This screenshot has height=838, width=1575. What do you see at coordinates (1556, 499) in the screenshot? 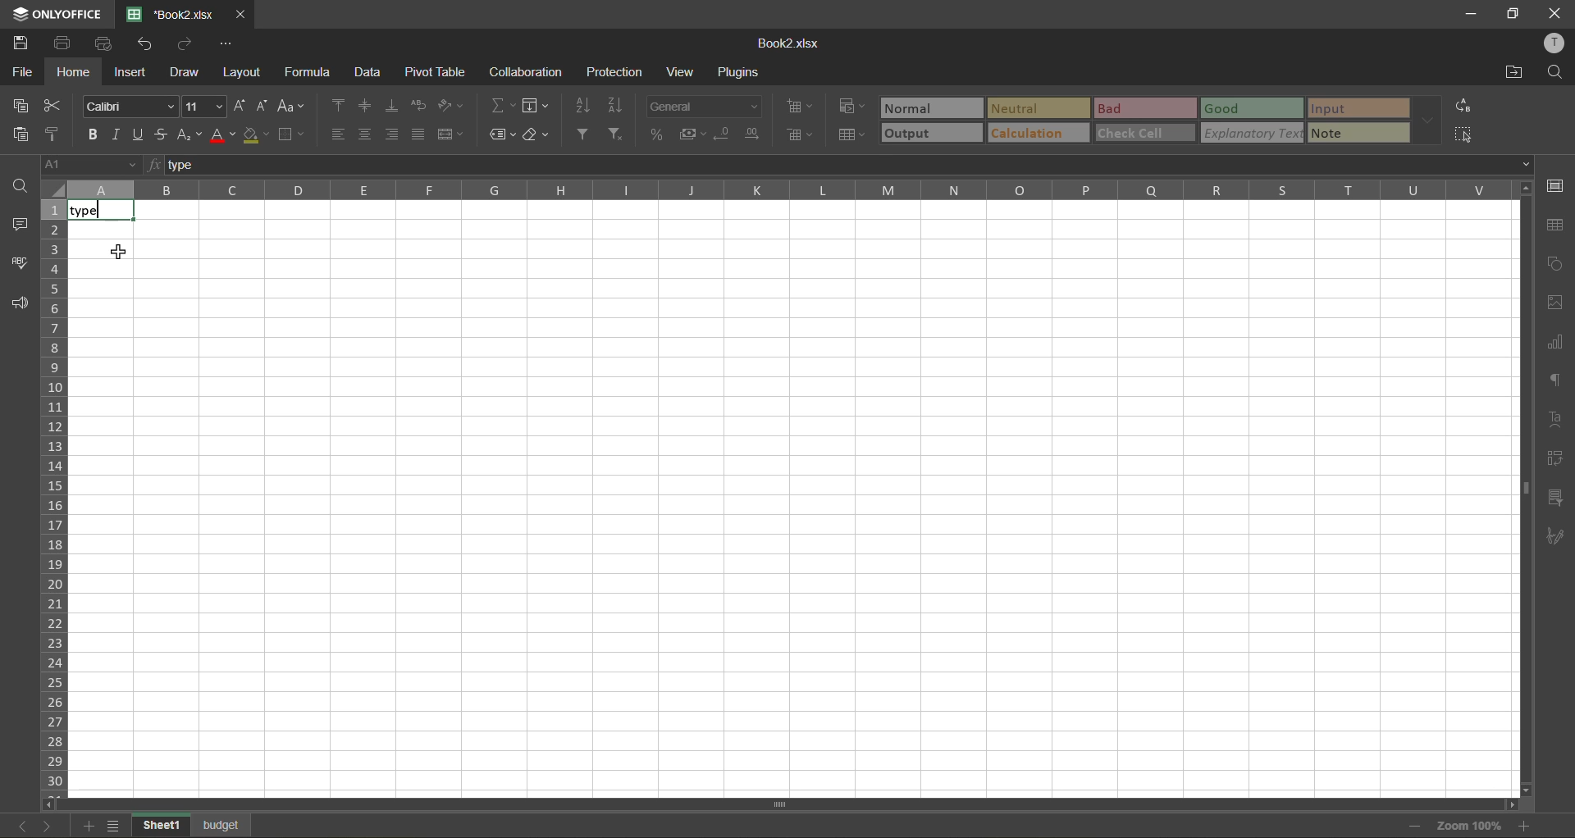
I see `slicer` at bounding box center [1556, 499].